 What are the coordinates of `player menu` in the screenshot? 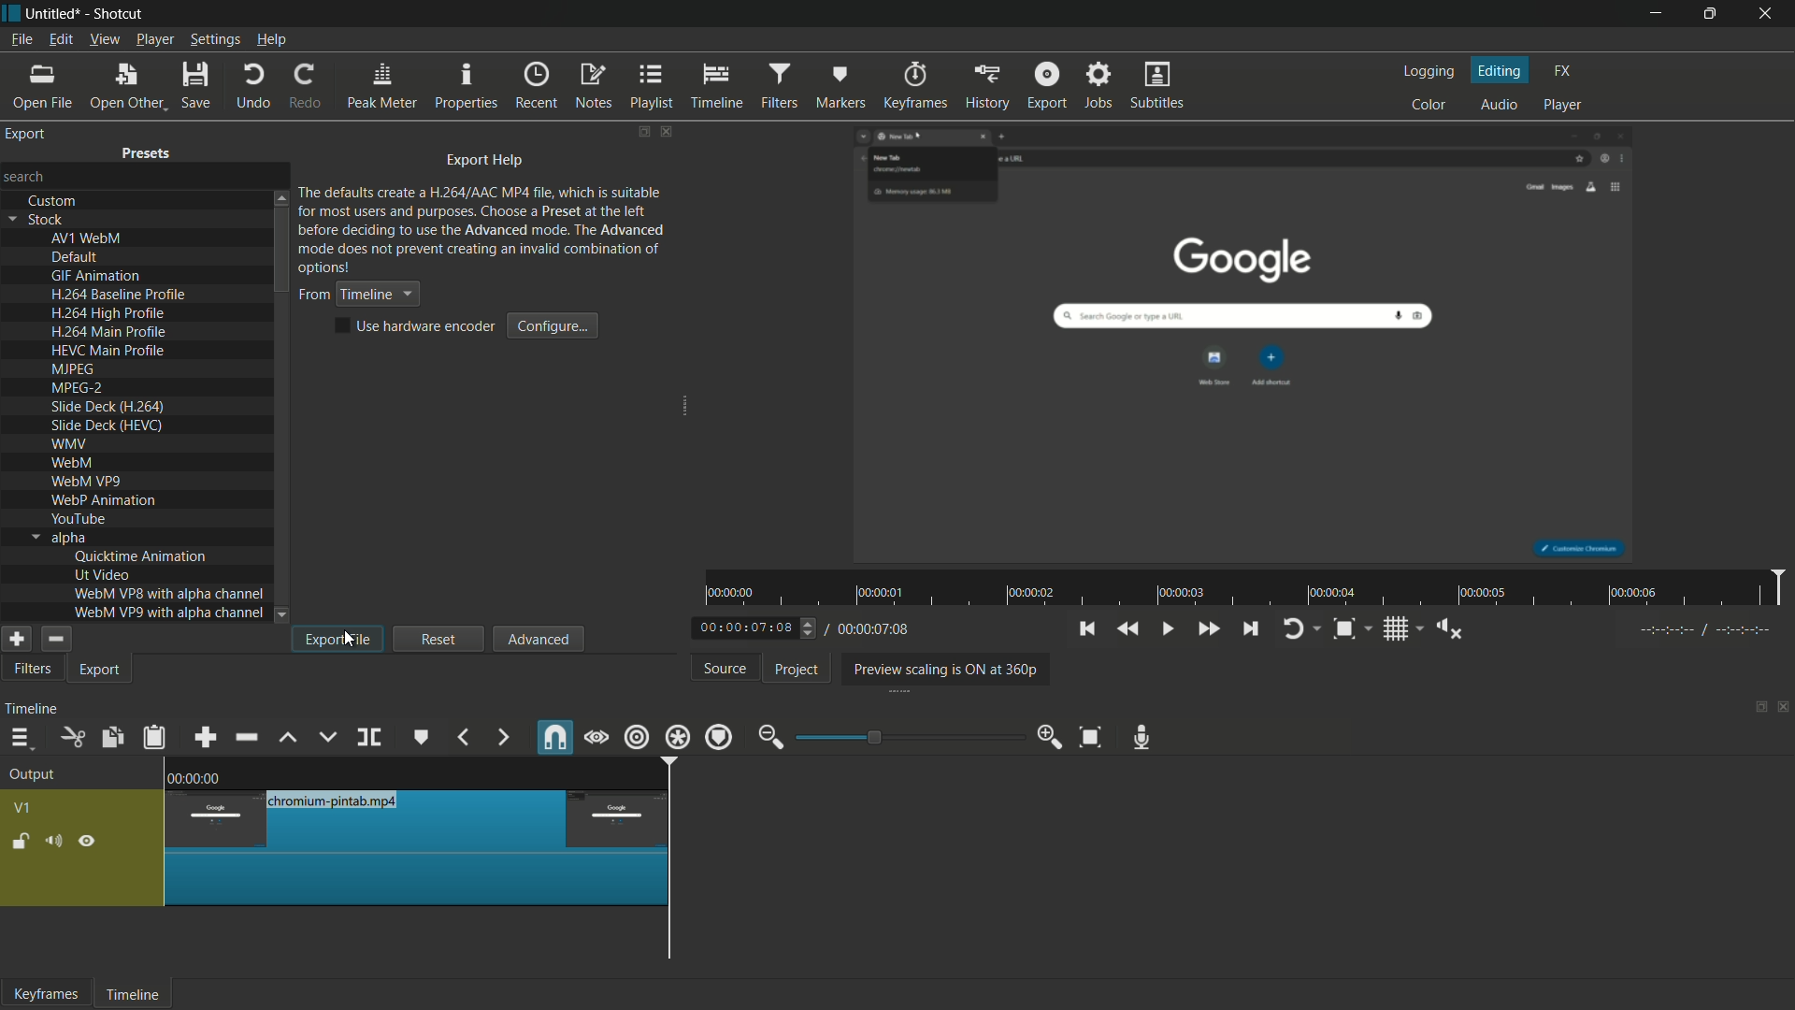 It's located at (156, 38).